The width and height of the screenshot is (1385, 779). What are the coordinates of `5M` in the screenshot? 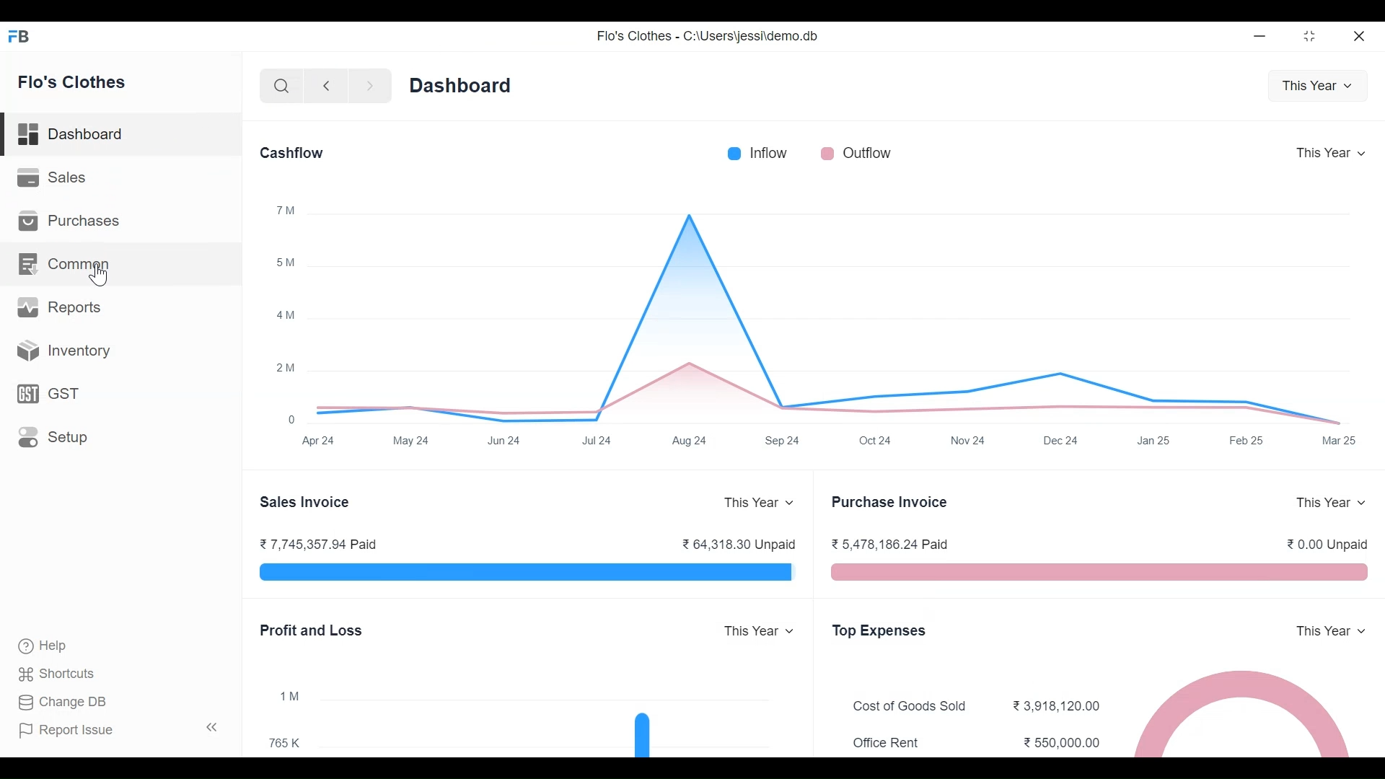 It's located at (286, 262).